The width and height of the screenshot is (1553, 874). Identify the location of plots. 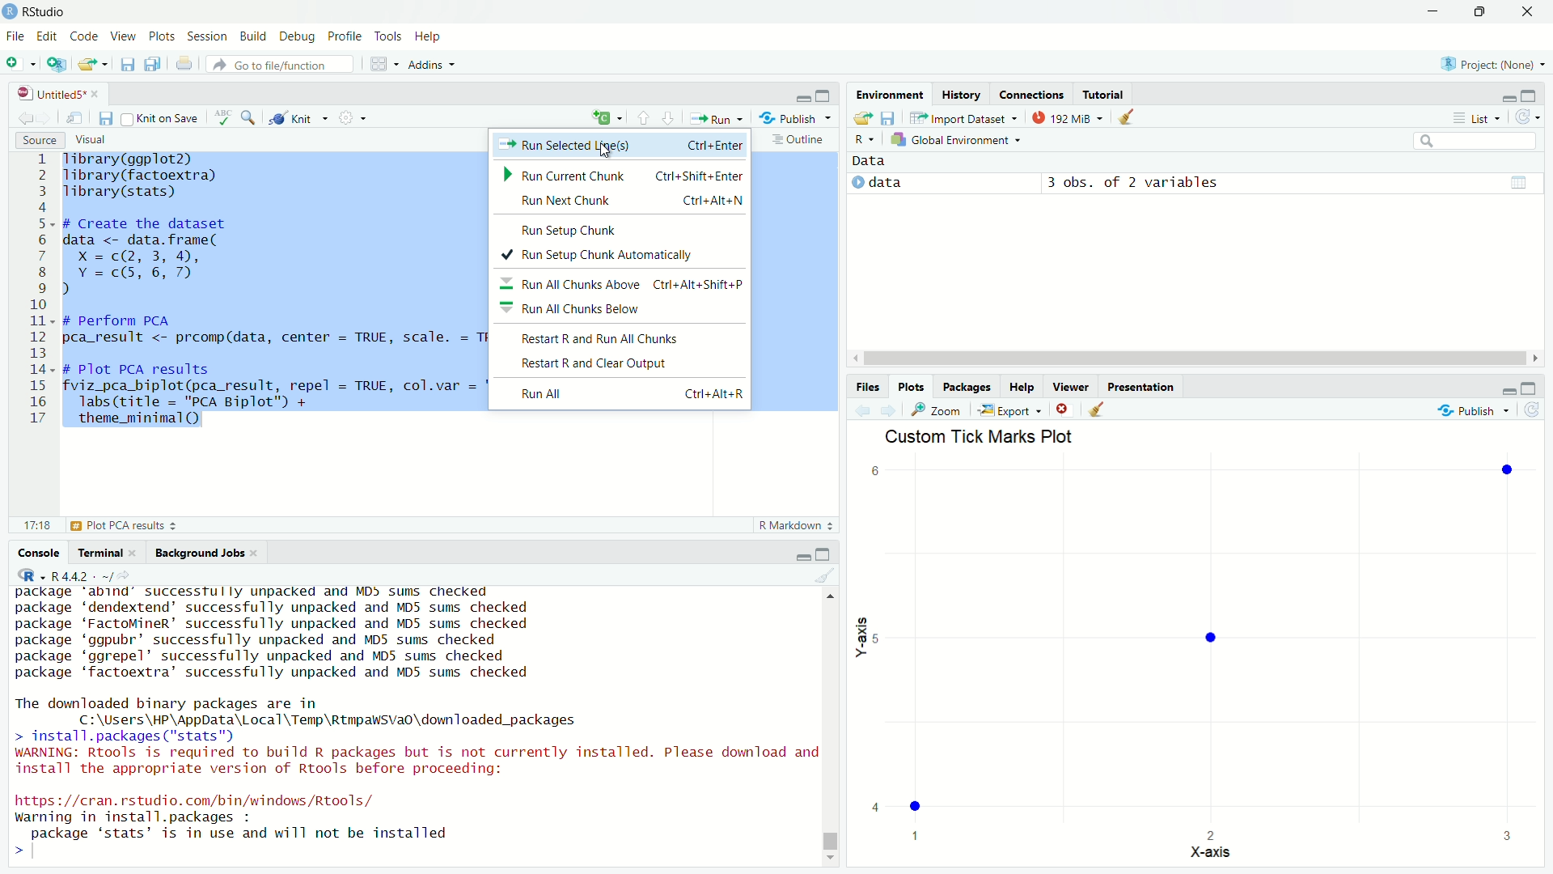
(163, 37).